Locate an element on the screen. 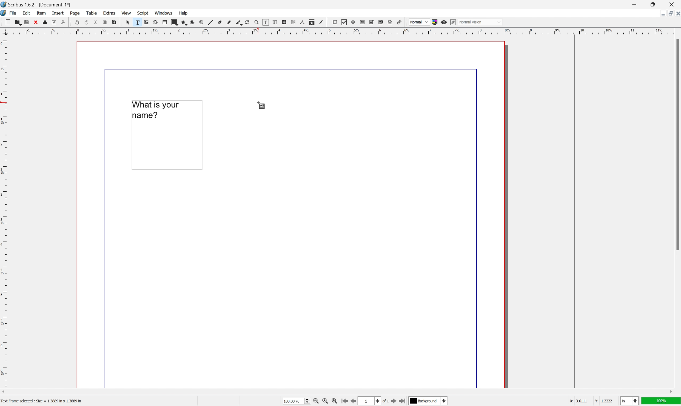 Image resolution: width=681 pixels, height=406 pixels. eye dropper is located at coordinates (321, 22).